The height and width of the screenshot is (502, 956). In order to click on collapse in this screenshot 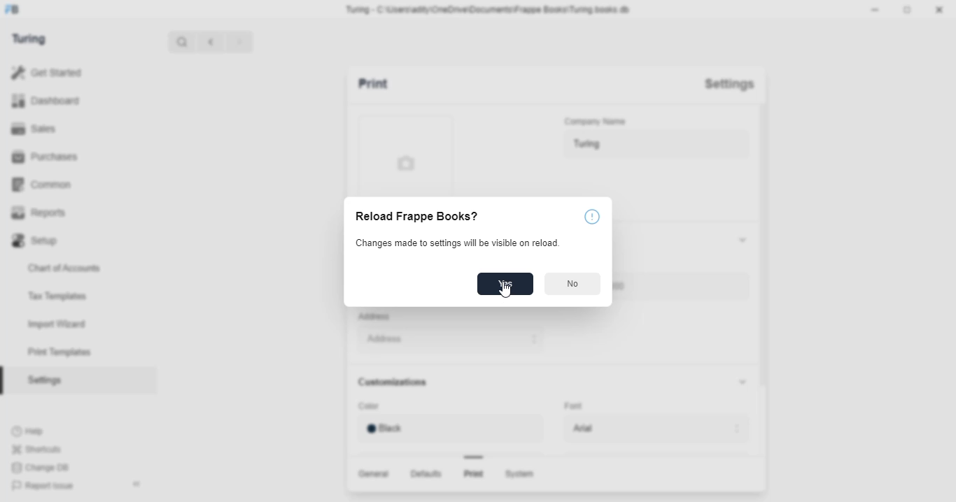, I will do `click(743, 239)`.